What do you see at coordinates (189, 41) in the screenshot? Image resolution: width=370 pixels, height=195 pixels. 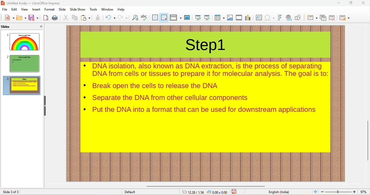 I see `cursor` at bounding box center [189, 41].